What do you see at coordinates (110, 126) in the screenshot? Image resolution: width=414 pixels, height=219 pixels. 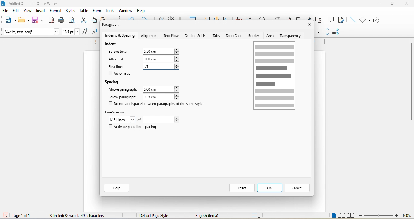 I see `checkbox` at bounding box center [110, 126].